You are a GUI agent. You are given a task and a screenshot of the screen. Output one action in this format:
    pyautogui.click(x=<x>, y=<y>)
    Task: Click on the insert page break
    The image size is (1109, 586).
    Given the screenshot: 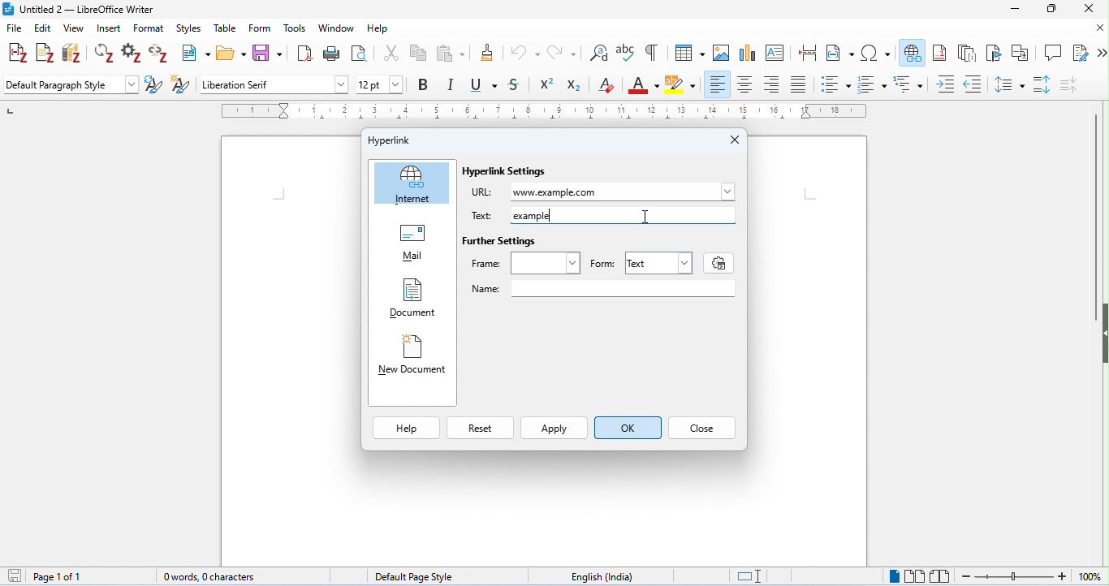 What is the action you would take?
    pyautogui.click(x=808, y=52)
    